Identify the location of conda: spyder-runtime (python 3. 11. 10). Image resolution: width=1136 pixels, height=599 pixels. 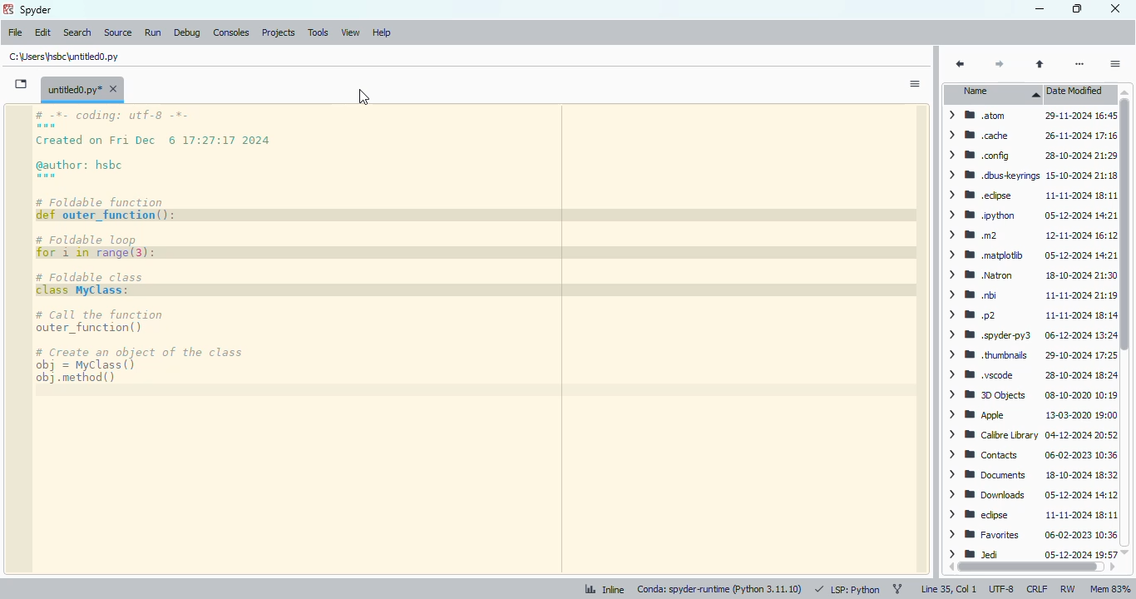
(720, 588).